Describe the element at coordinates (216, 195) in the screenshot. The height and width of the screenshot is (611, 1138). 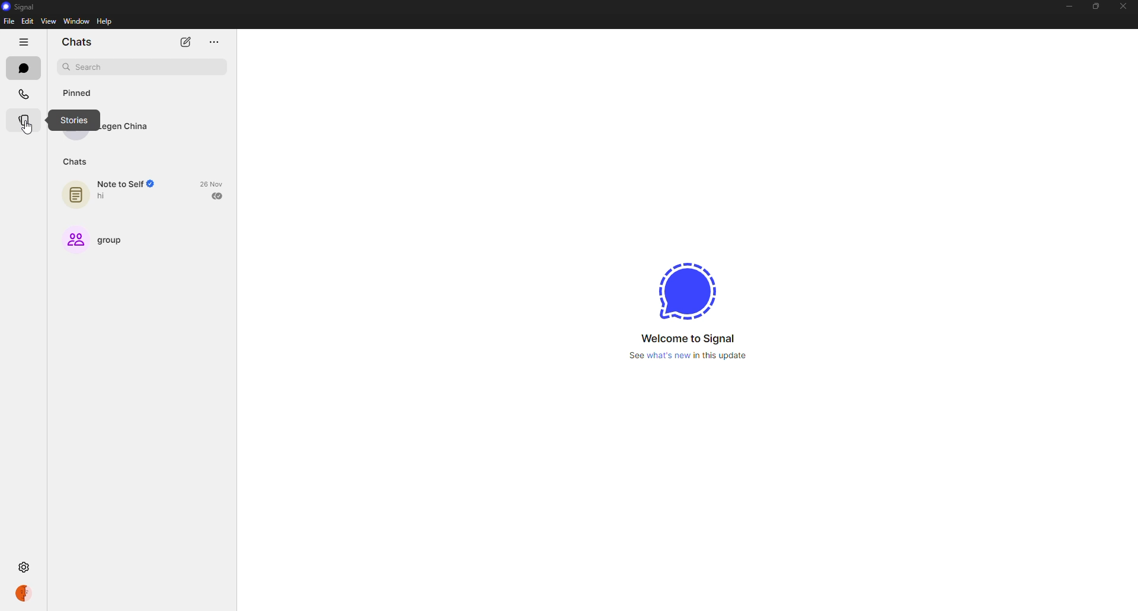
I see `sent` at that location.